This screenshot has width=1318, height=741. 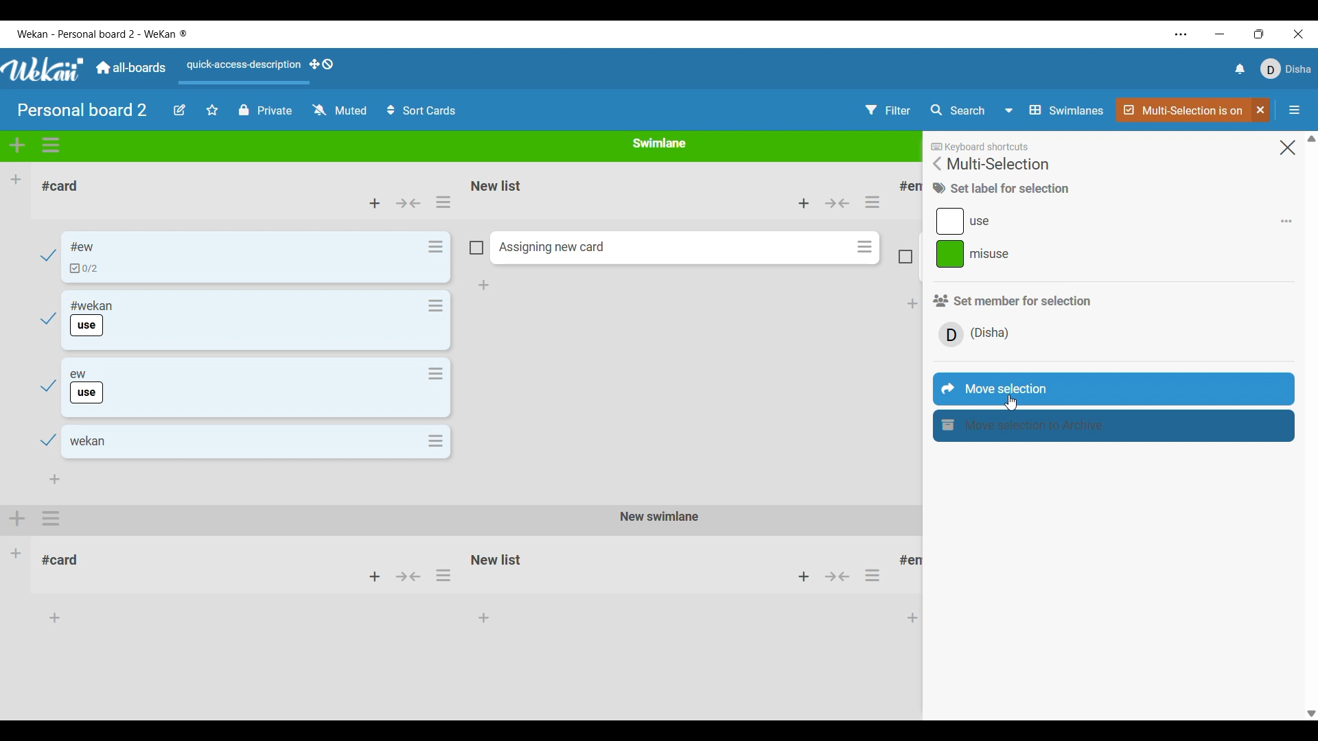 What do you see at coordinates (60, 186) in the screenshot?
I see `List name` at bounding box center [60, 186].